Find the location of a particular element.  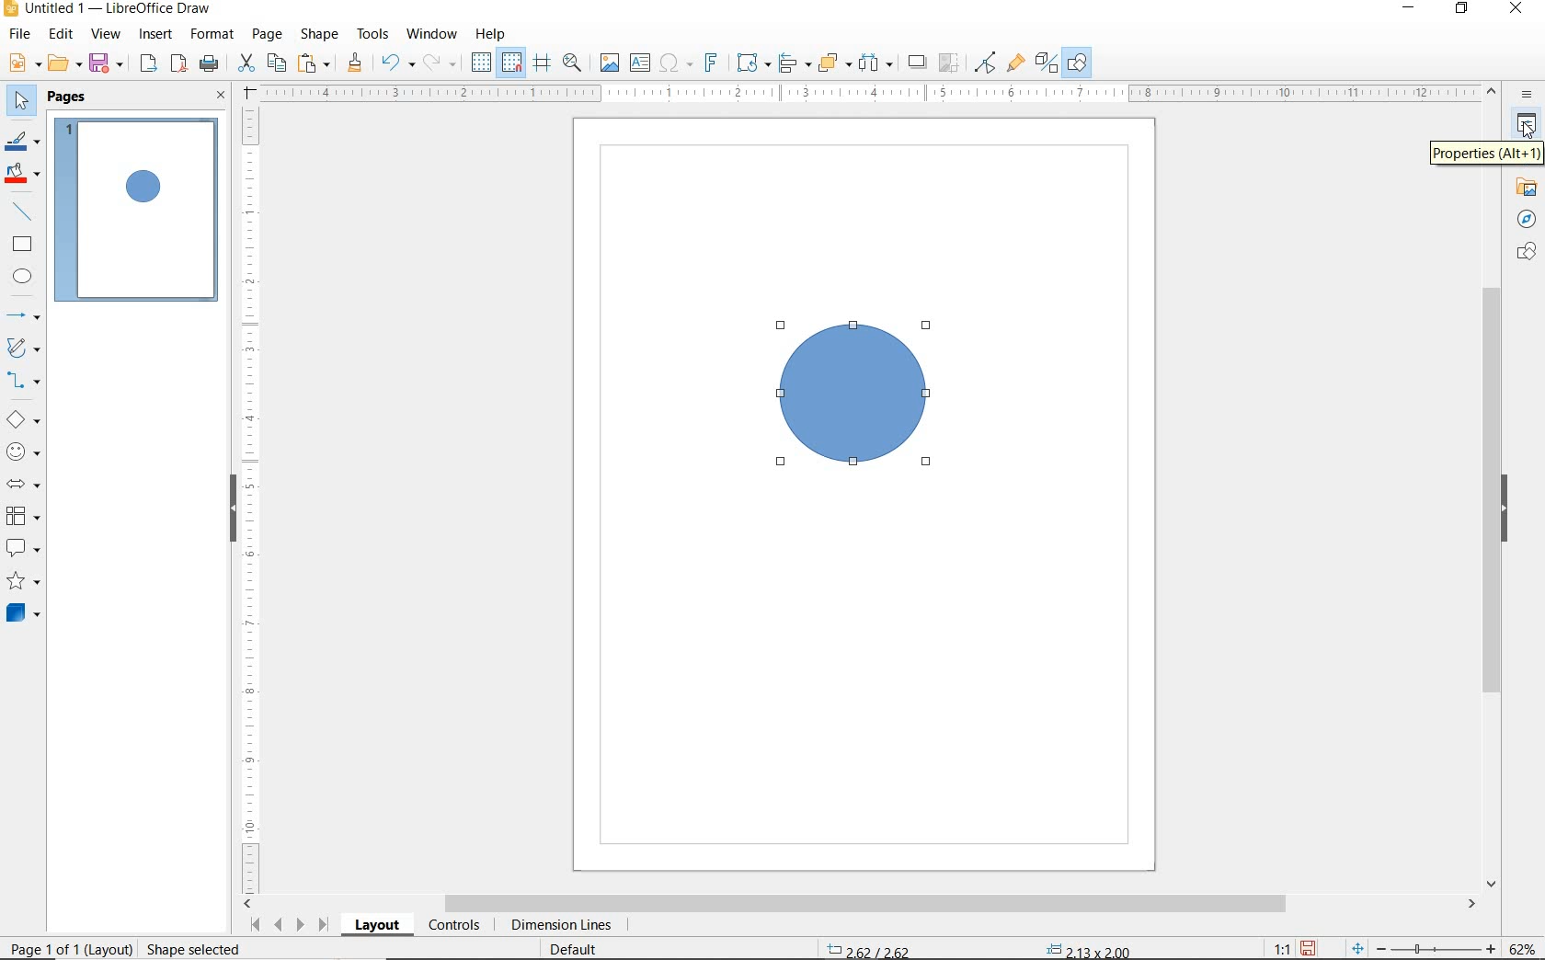

CONNECTORS is located at coordinates (24, 382).